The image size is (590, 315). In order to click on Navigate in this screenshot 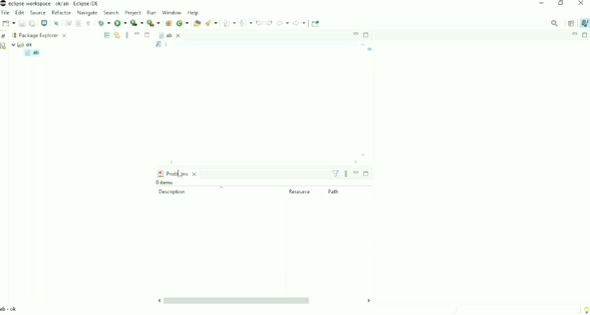, I will do `click(87, 13)`.